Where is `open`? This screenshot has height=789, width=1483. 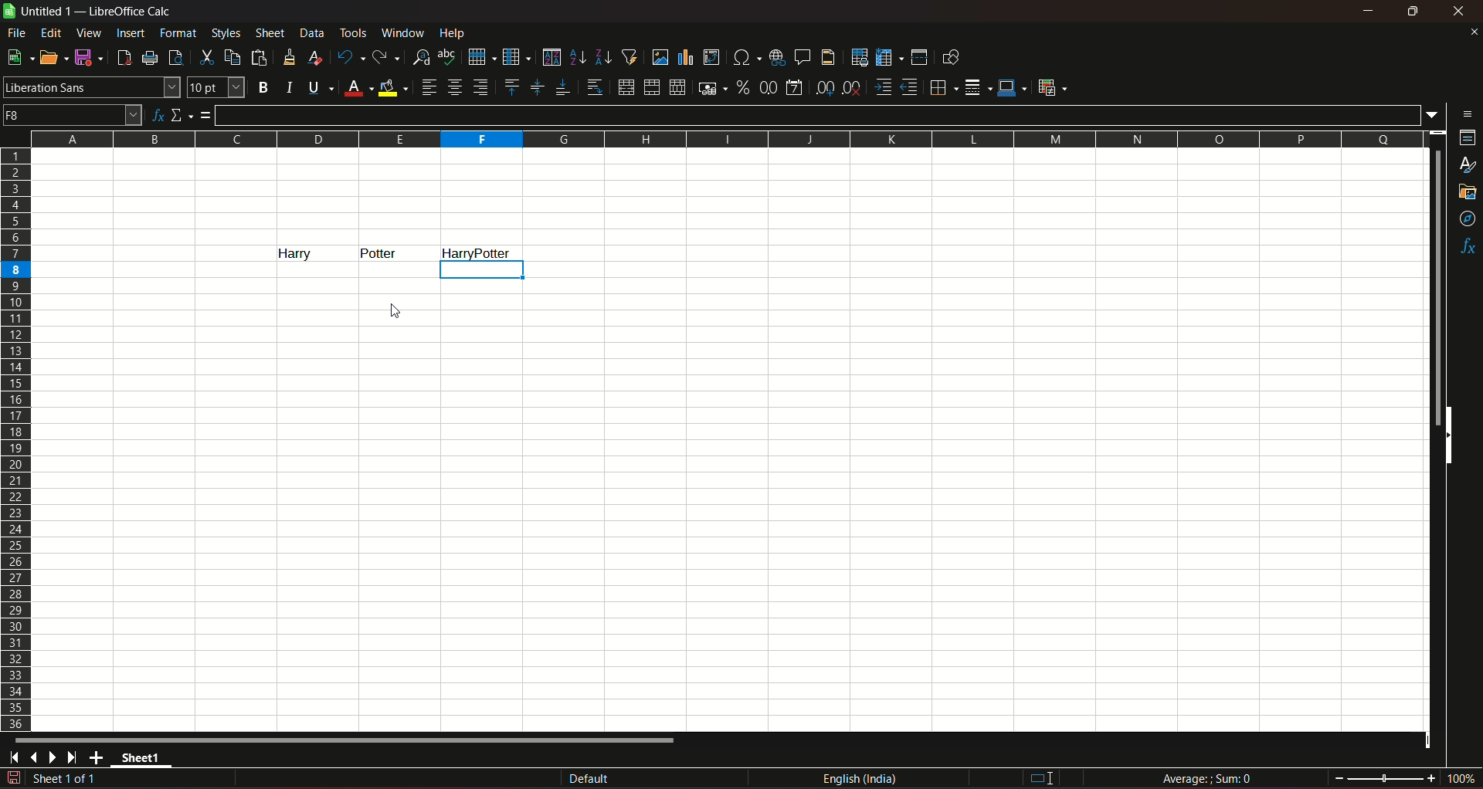 open is located at coordinates (50, 57).